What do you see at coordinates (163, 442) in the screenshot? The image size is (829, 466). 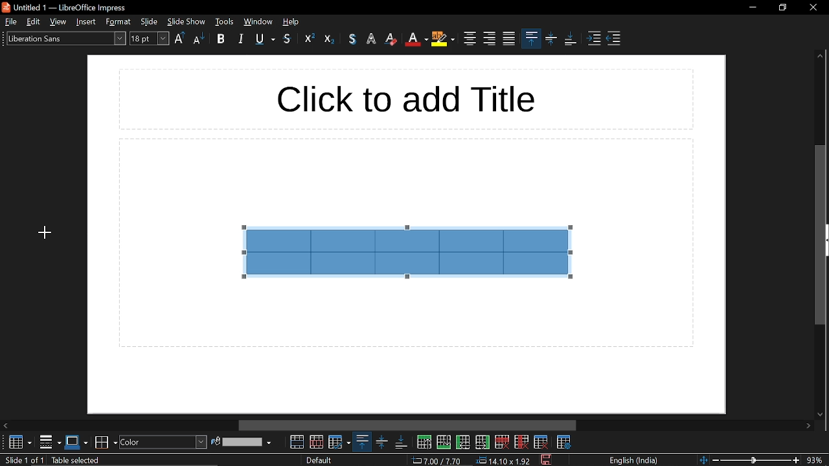 I see `fill style` at bounding box center [163, 442].